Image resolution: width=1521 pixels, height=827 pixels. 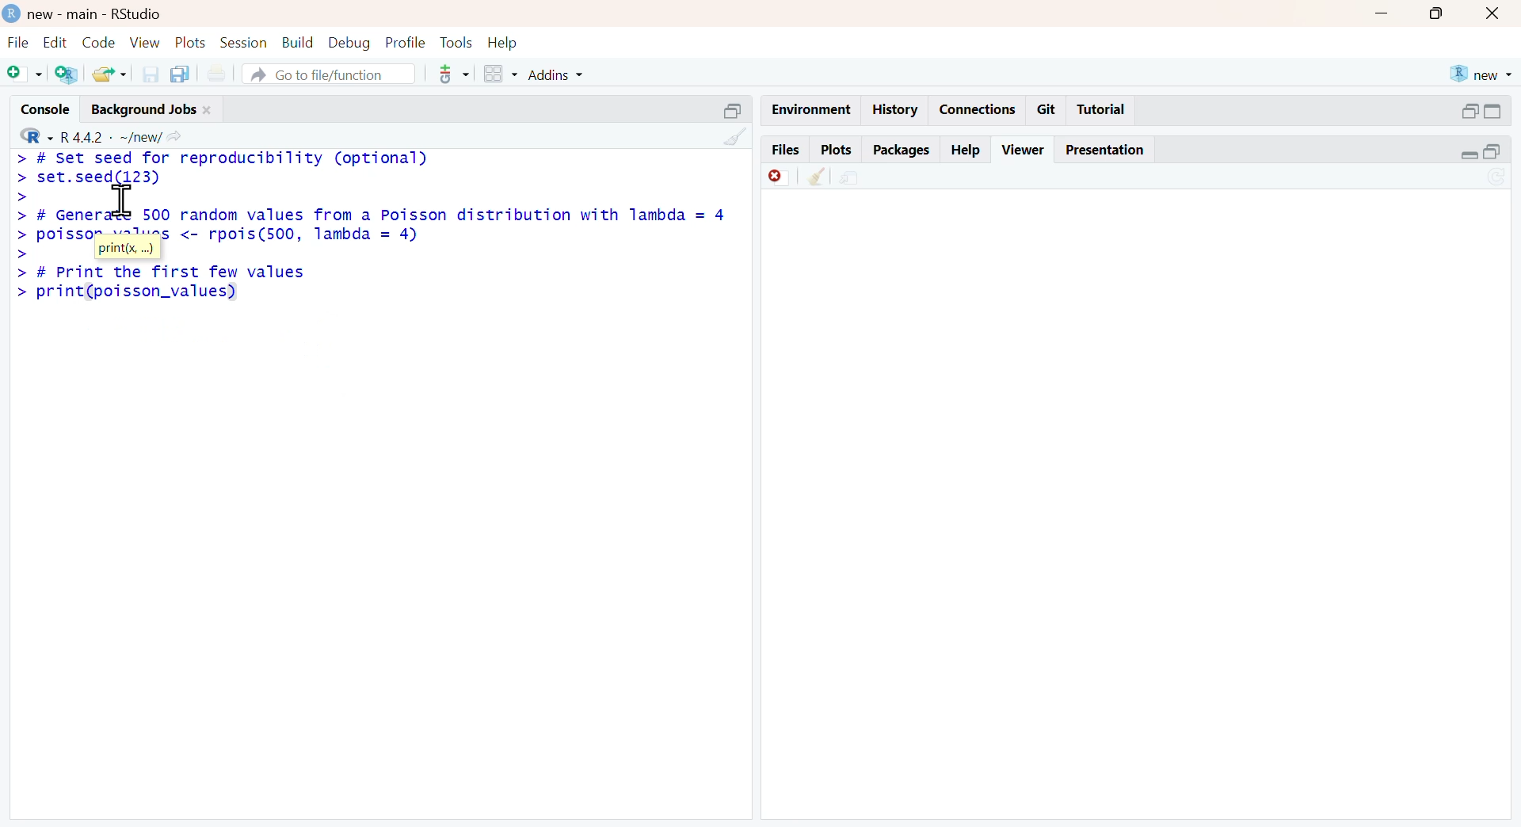 What do you see at coordinates (298, 236) in the screenshot?
I see `<- rpois(500, lambda = 4)` at bounding box center [298, 236].